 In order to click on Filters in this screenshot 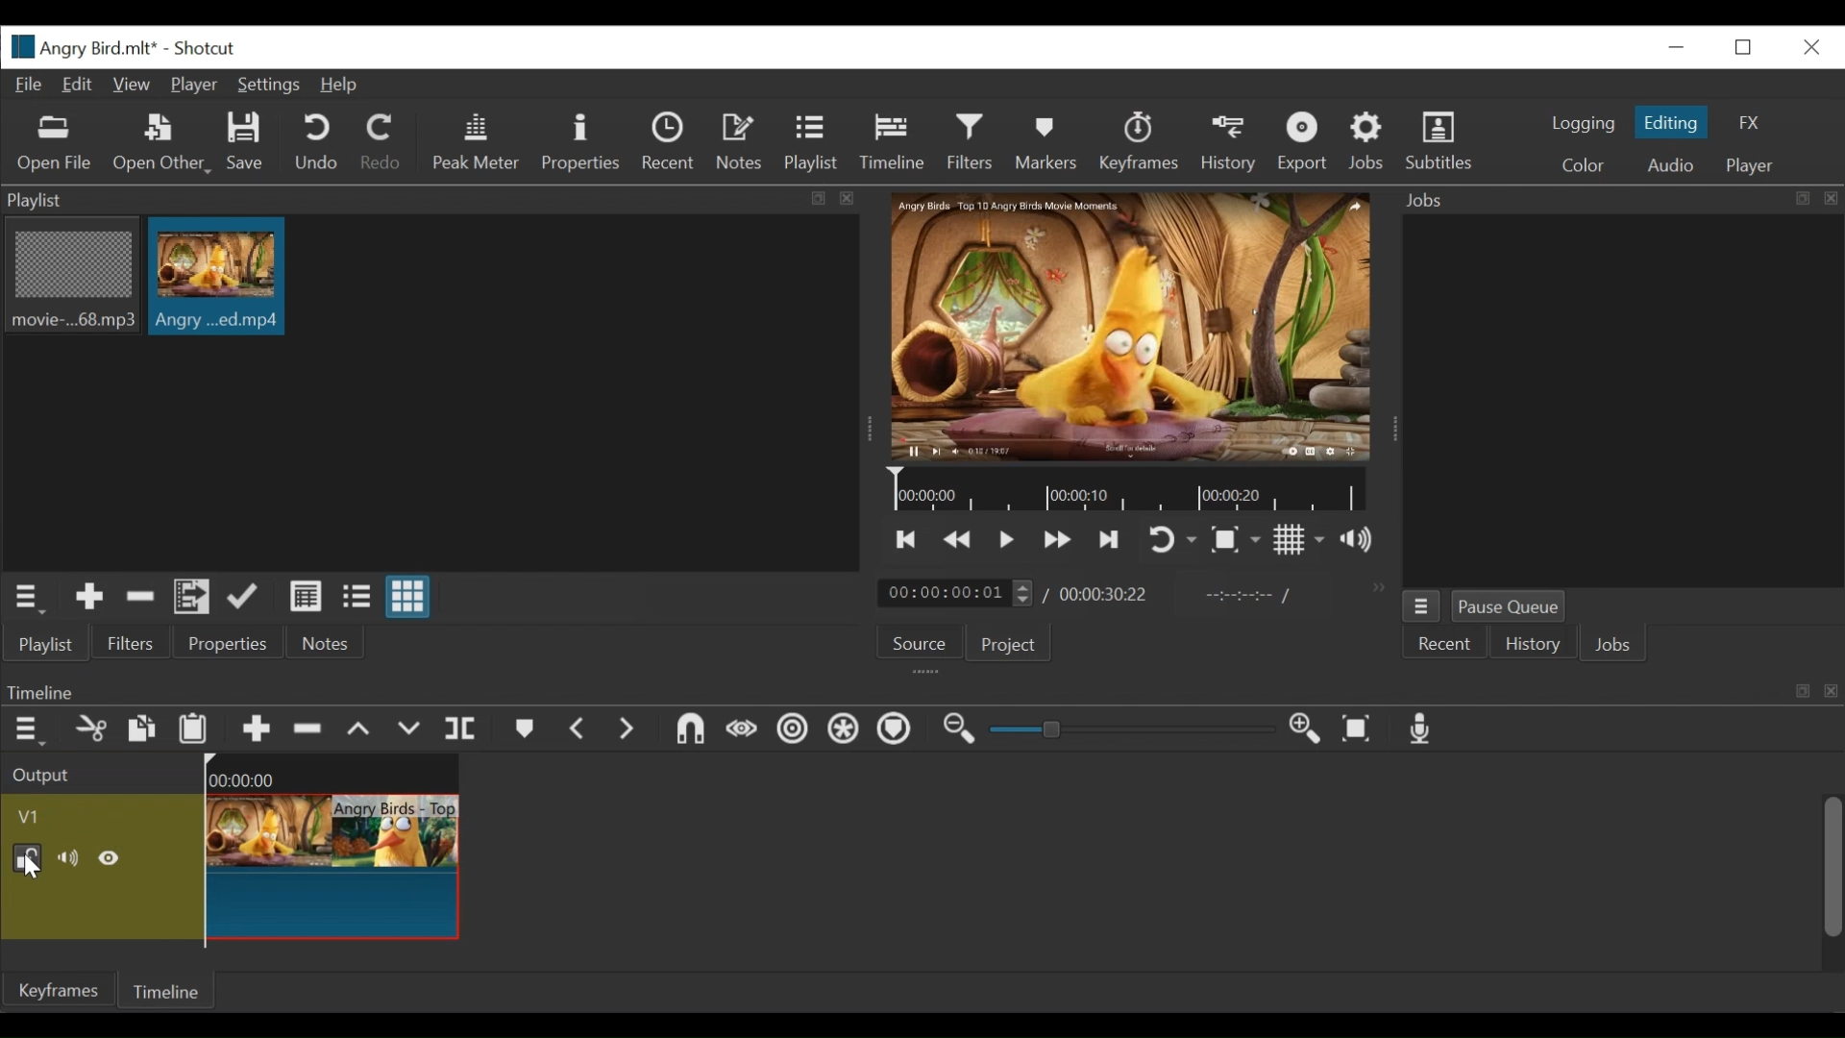, I will do `click(971, 143)`.